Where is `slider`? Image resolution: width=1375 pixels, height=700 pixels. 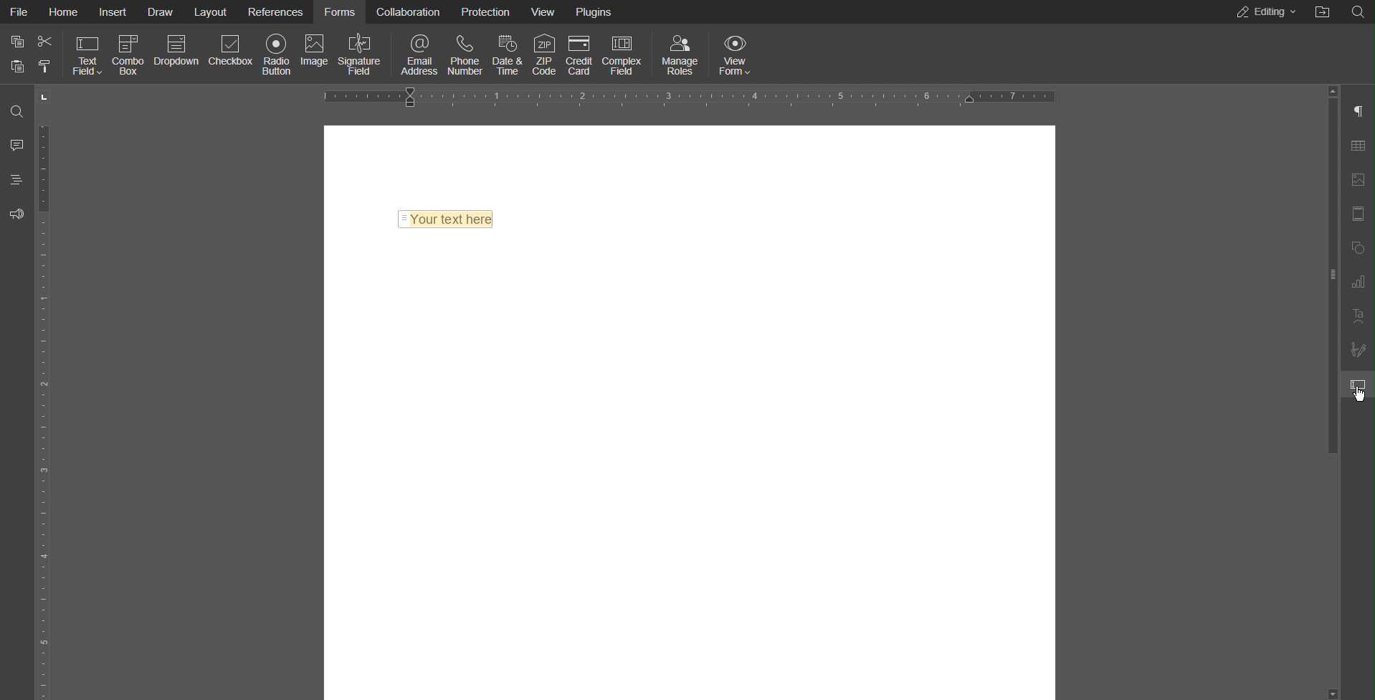
slider is located at coordinates (1326, 265).